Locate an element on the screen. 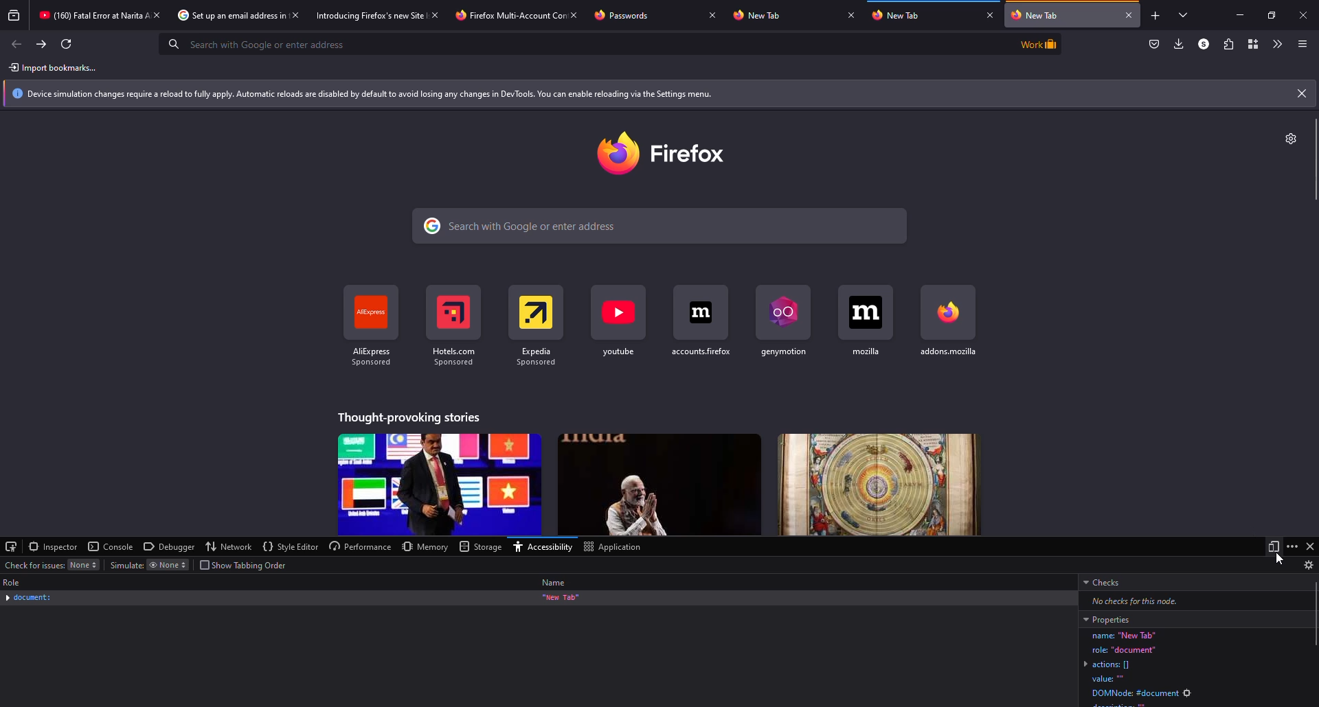 This screenshot has height=707, width=1319. tab is located at coordinates (760, 16).